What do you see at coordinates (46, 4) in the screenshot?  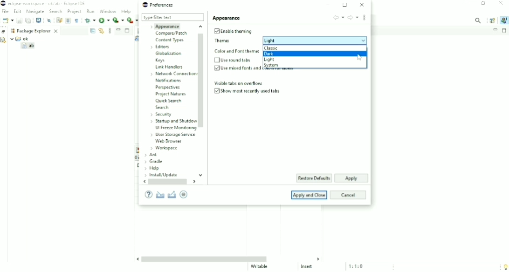 I see `Title` at bounding box center [46, 4].